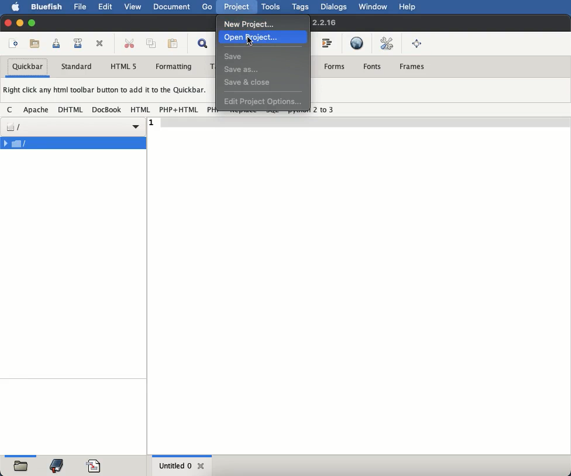 The height and width of the screenshot is (476, 571). What do you see at coordinates (335, 67) in the screenshot?
I see `forms` at bounding box center [335, 67].